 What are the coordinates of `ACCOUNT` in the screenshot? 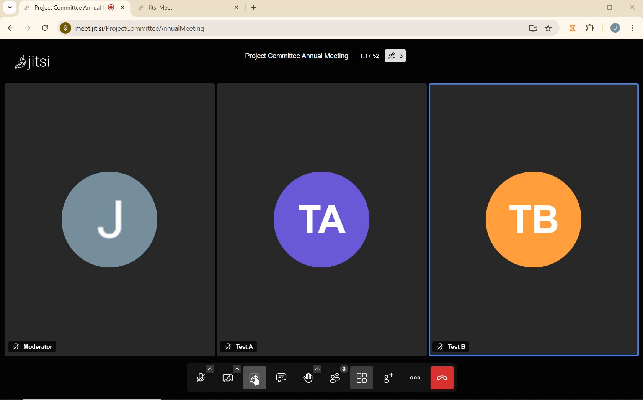 It's located at (615, 28).